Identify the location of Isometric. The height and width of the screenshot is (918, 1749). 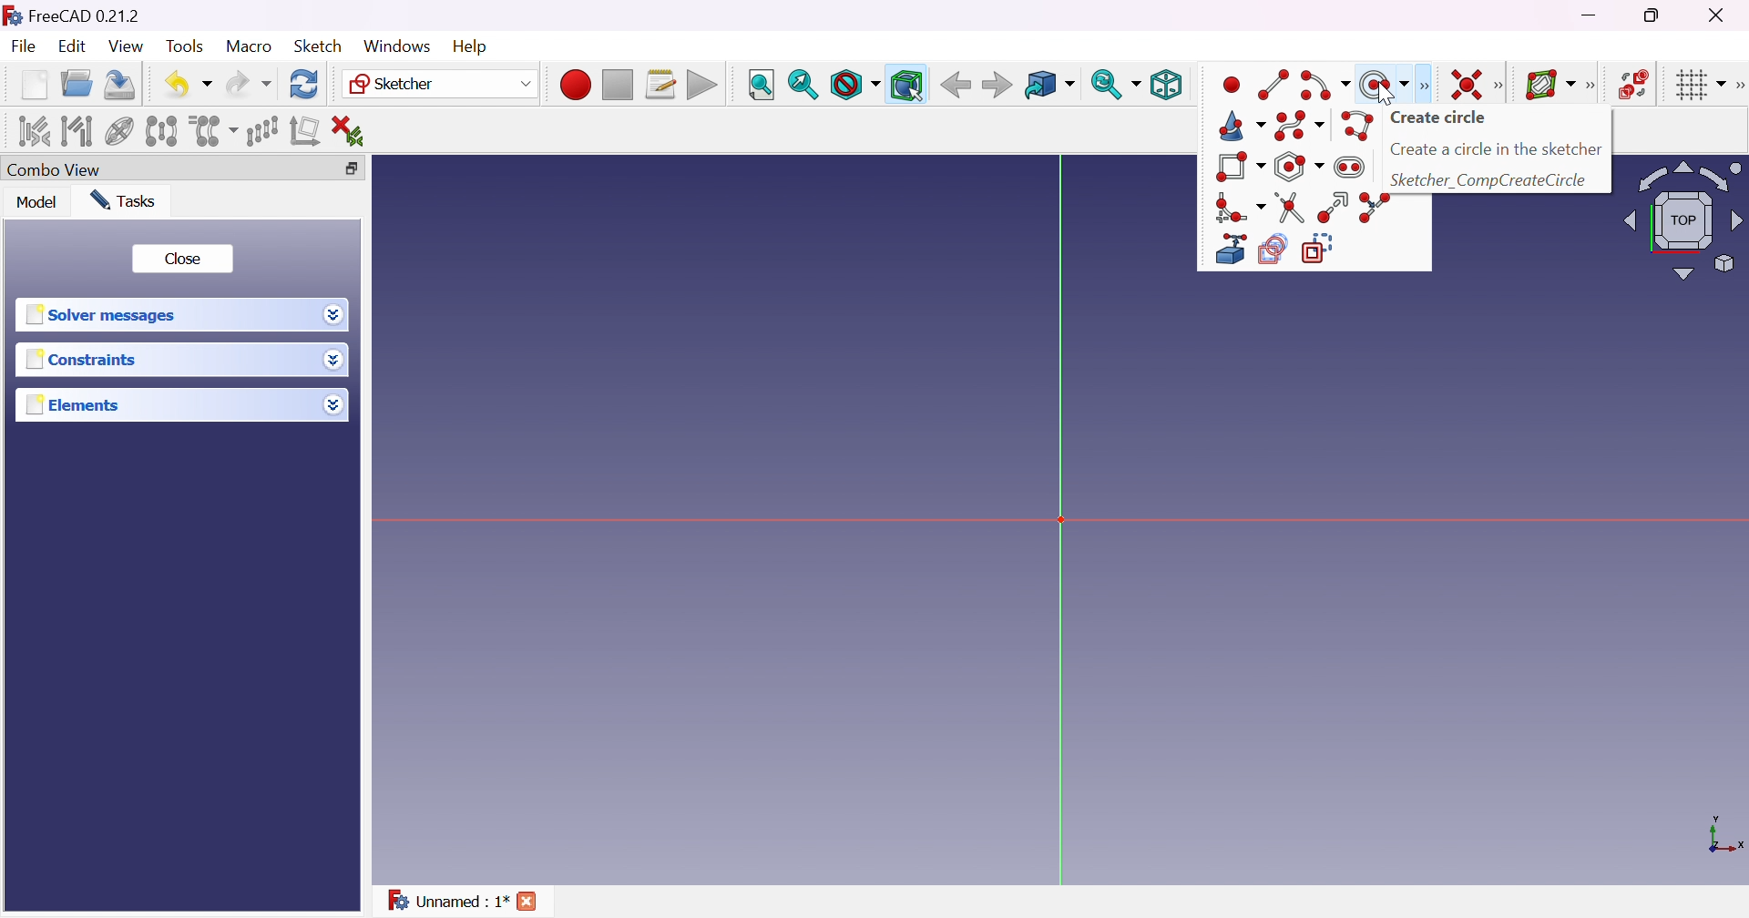
(1166, 86).